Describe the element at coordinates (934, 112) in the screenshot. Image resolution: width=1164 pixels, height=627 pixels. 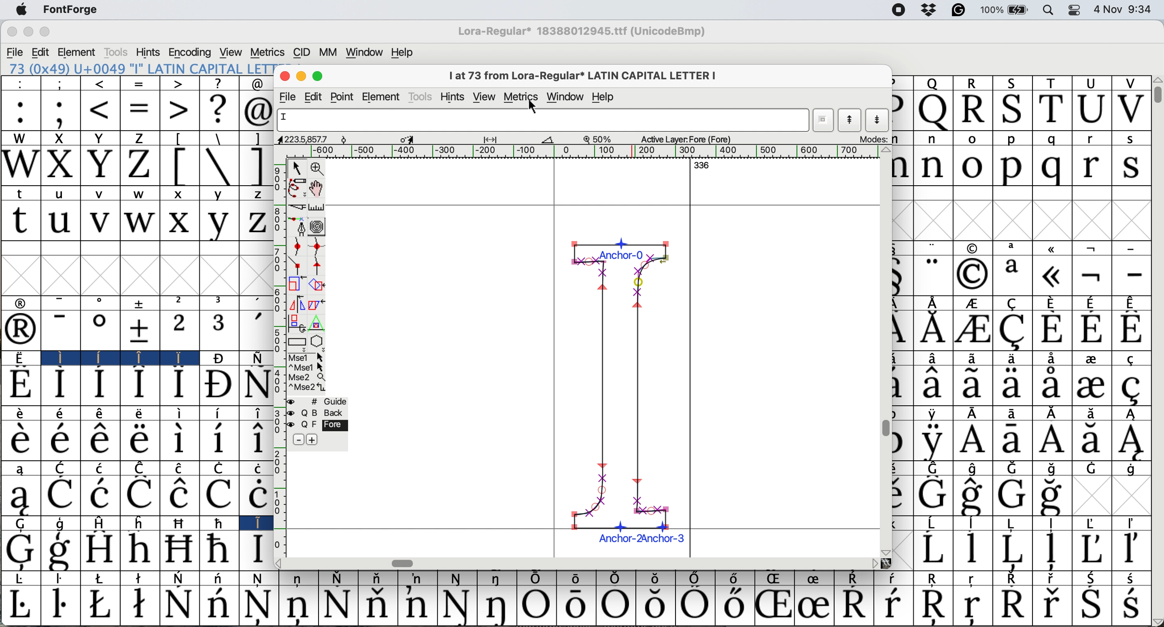
I see `Q` at that location.